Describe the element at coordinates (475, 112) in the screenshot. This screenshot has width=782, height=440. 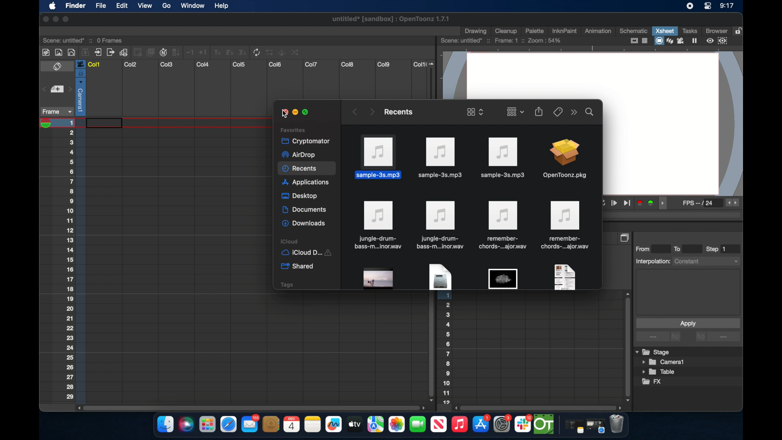
I see `listview options` at that location.